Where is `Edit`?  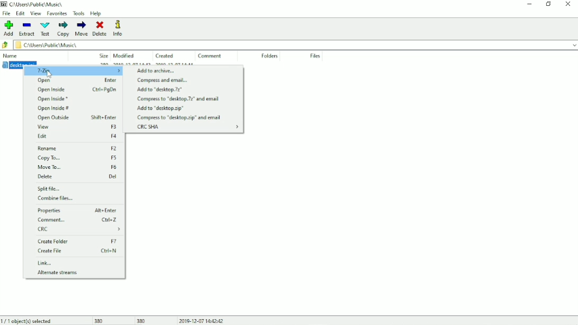 Edit is located at coordinates (77, 137).